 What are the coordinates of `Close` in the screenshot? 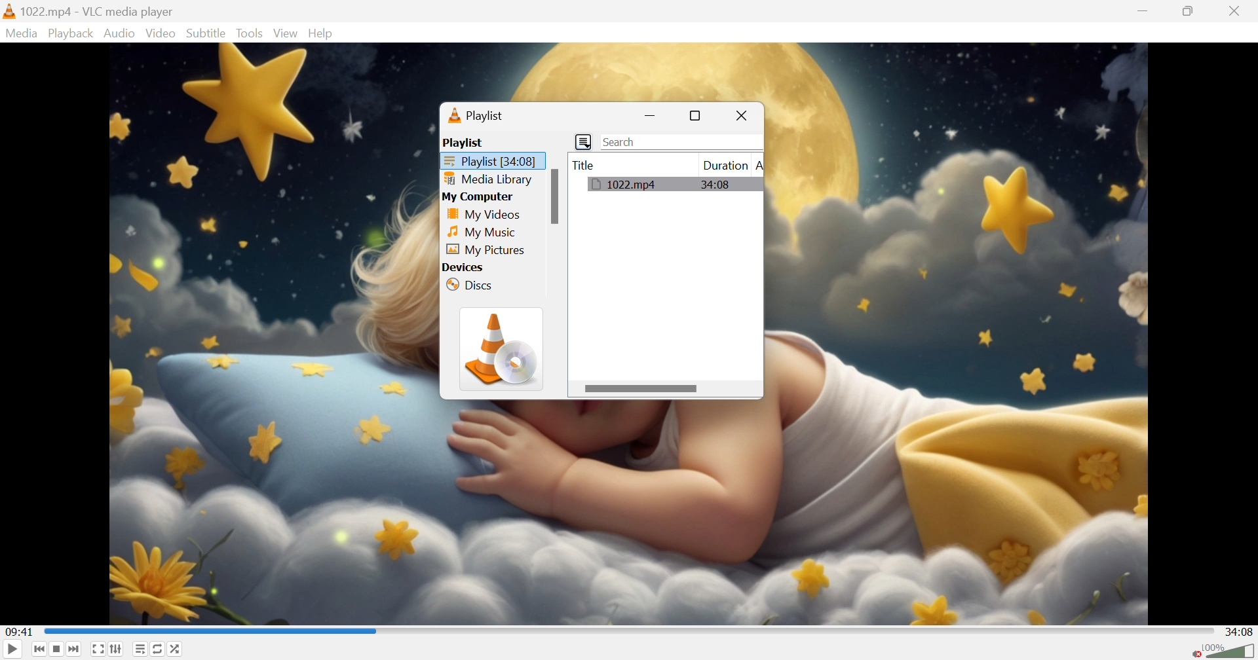 It's located at (743, 119).